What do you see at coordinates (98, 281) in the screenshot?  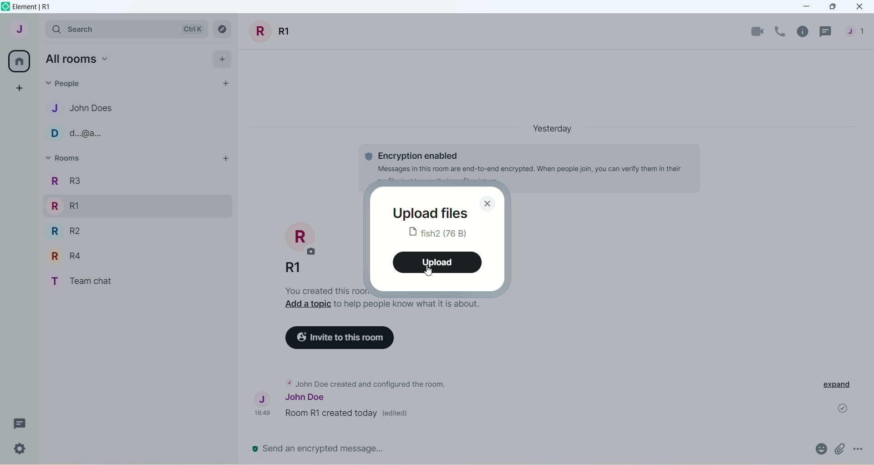 I see `T Team chat` at bounding box center [98, 281].